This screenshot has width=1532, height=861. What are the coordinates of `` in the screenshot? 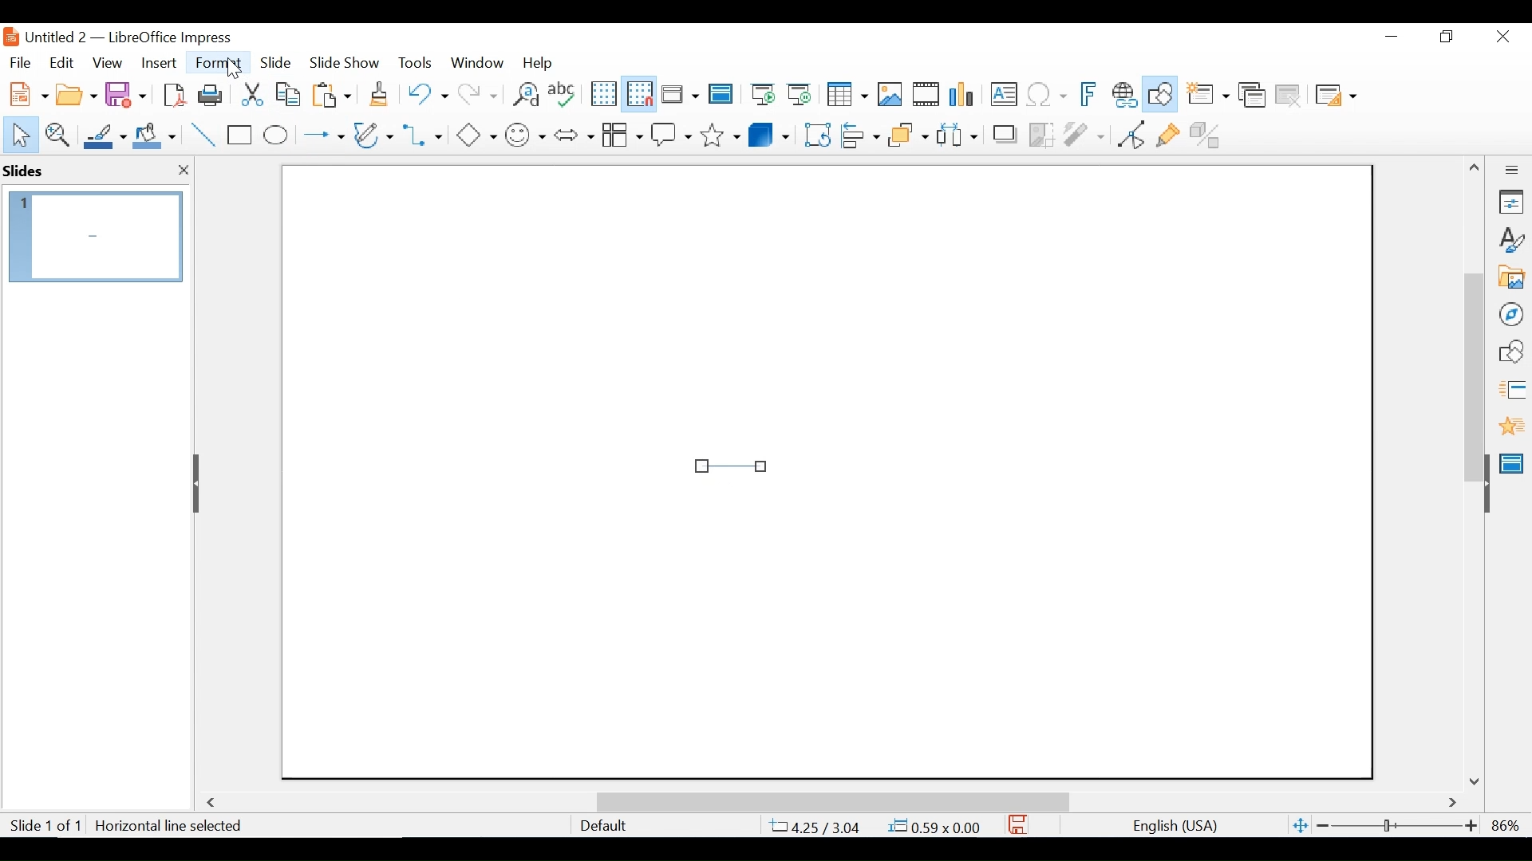 It's located at (375, 134).